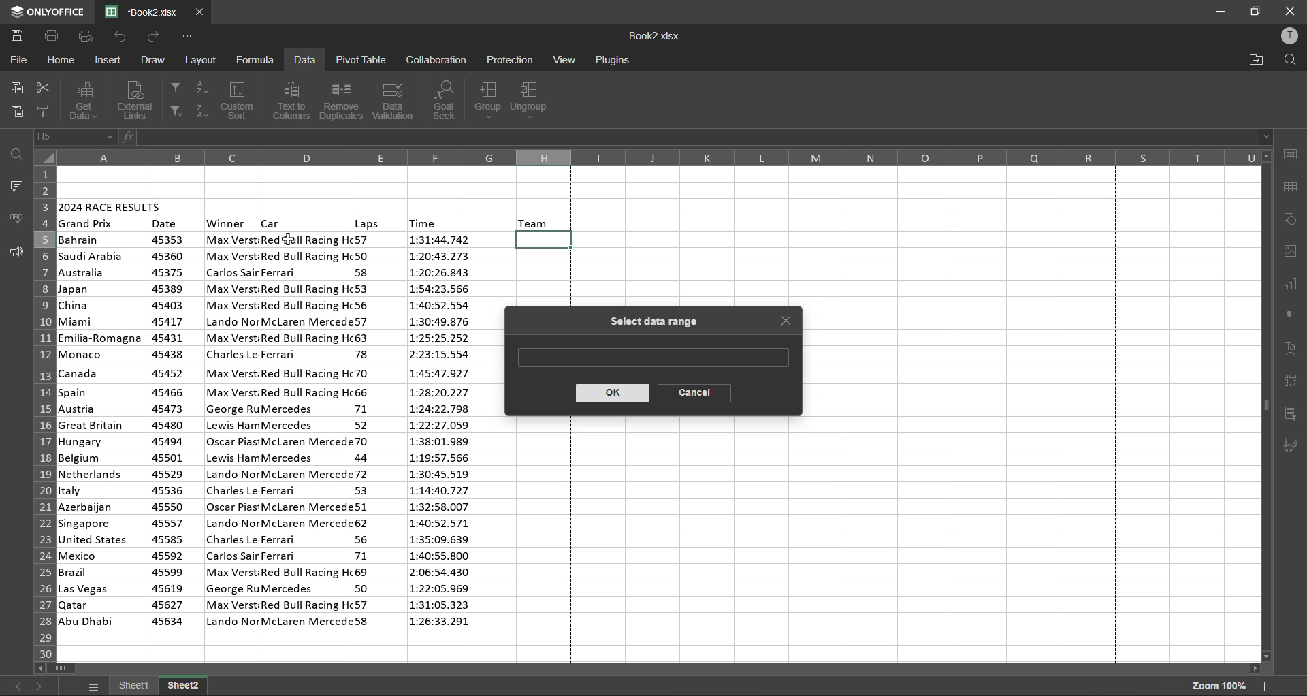 This screenshot has width=1307, height=696. Describe the element at coordinates (1220, 12) in the screenshot. I see `minimize` at that location.